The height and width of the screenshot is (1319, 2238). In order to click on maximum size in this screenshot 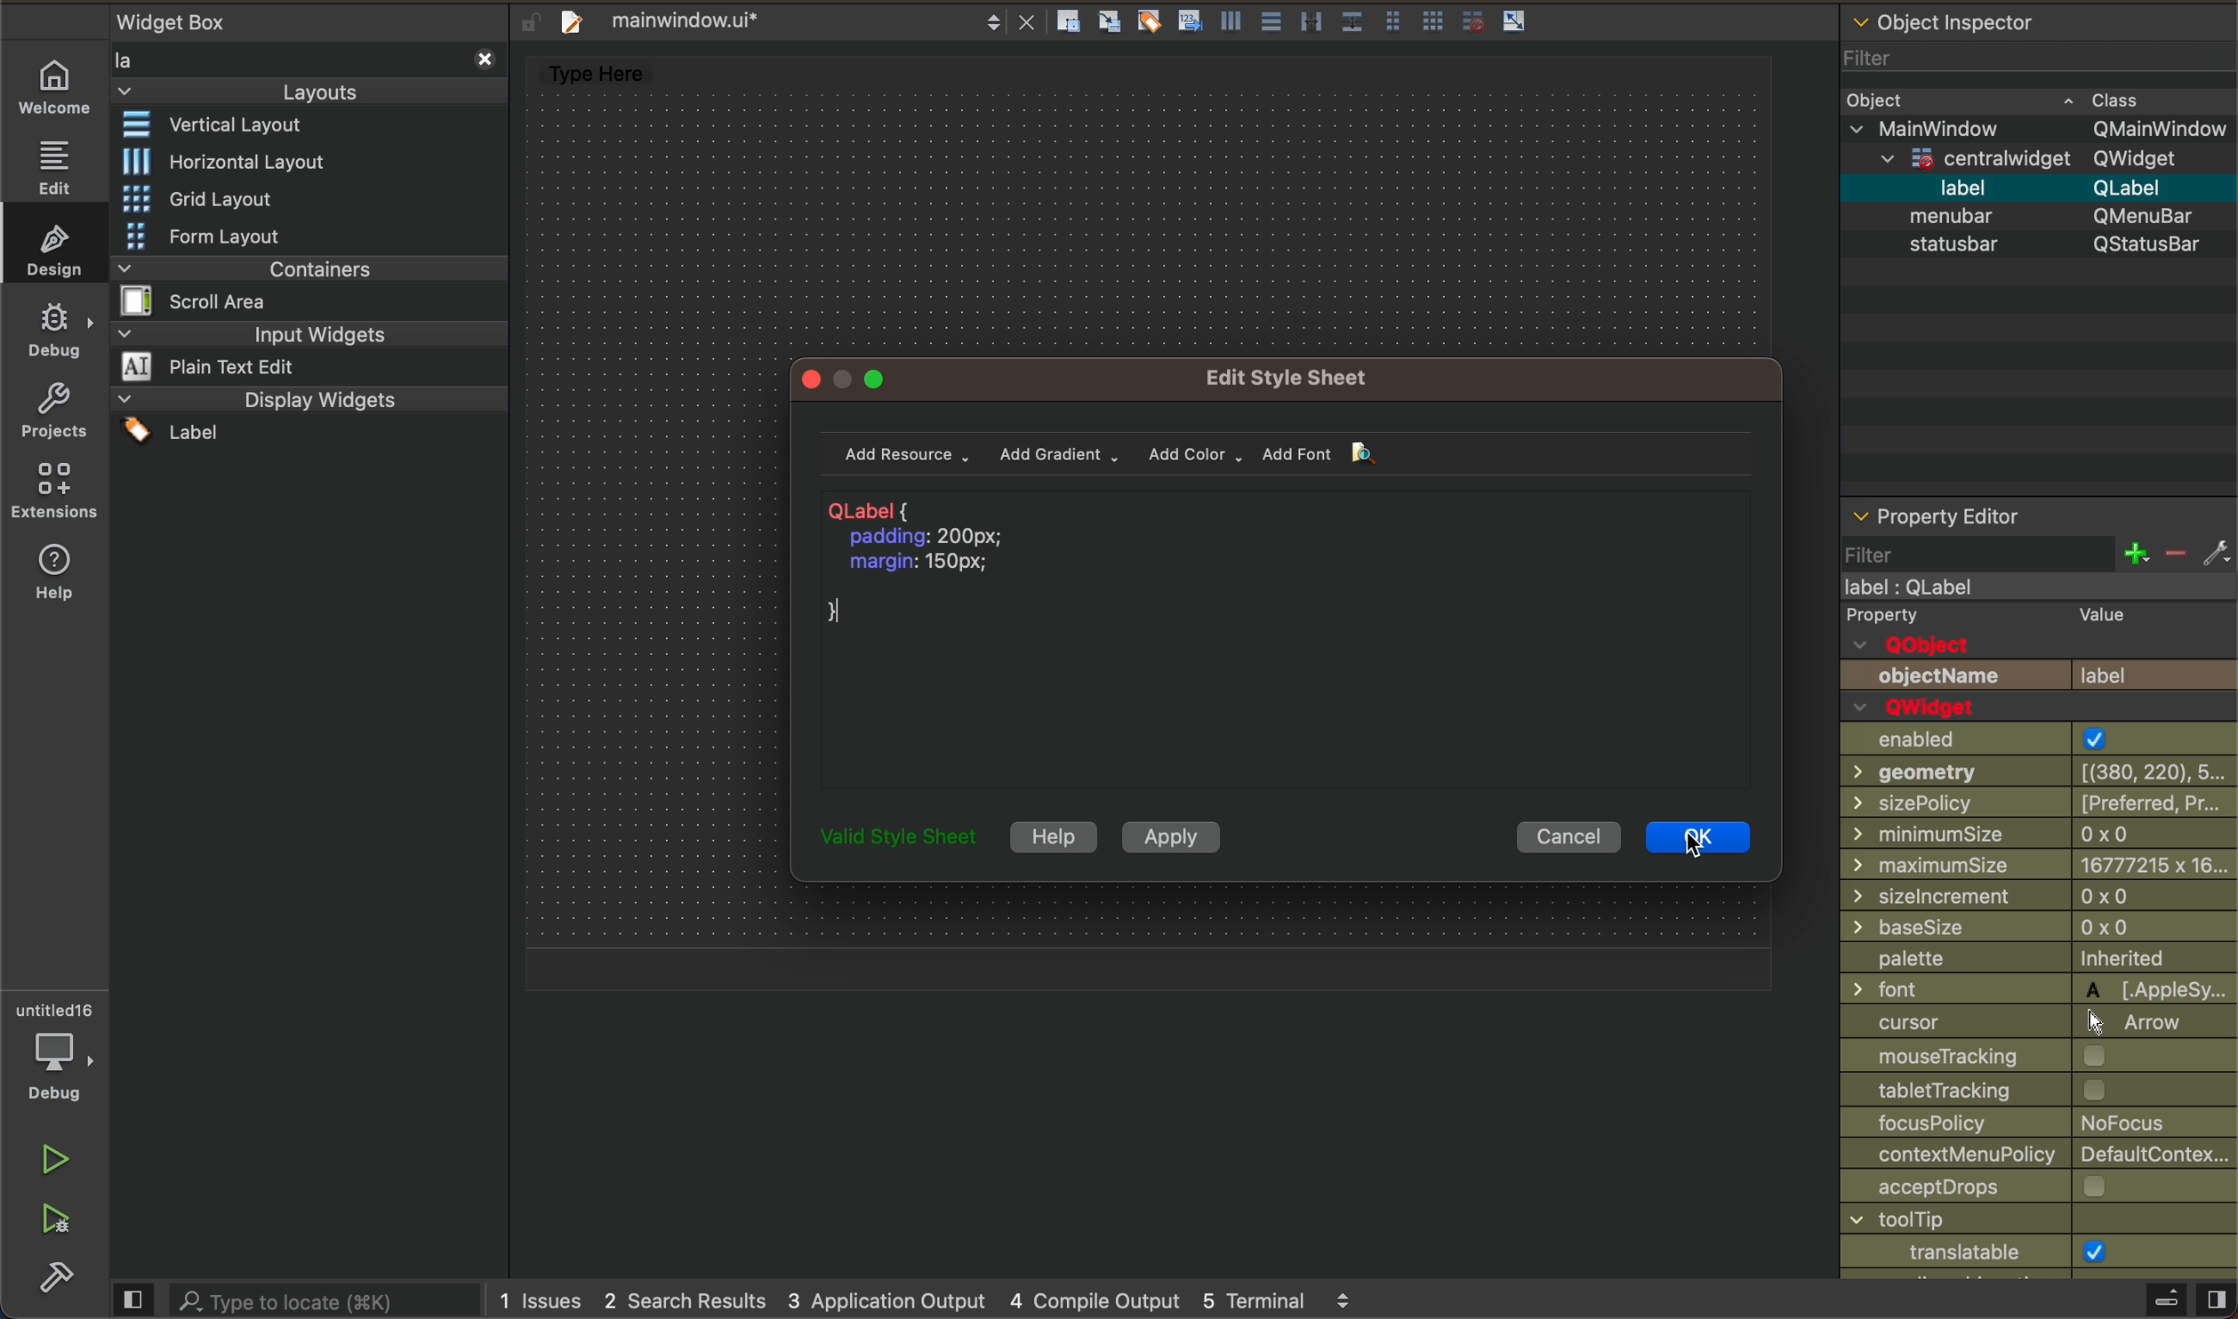, I will do `click(2037, 867)`.